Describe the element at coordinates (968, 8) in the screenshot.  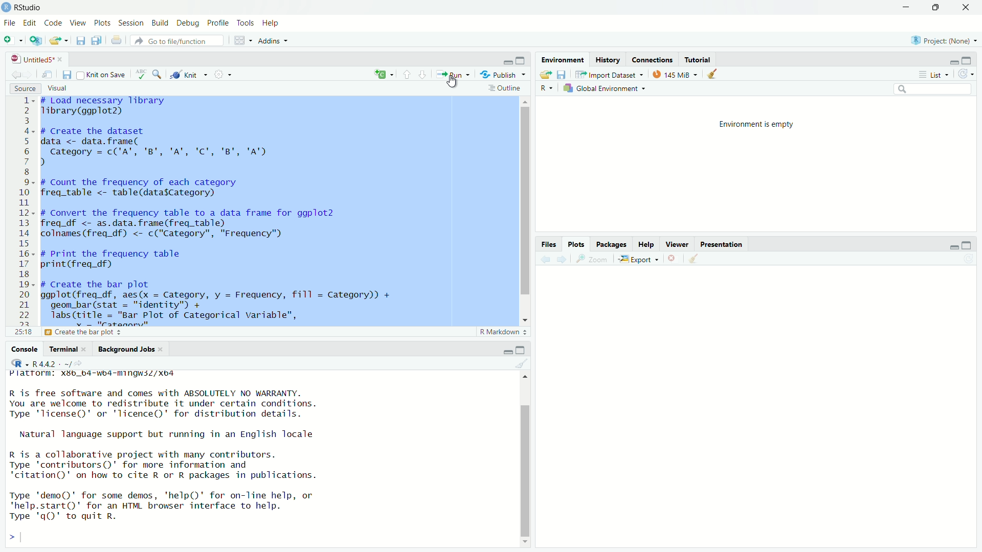
I see `close` at that location.